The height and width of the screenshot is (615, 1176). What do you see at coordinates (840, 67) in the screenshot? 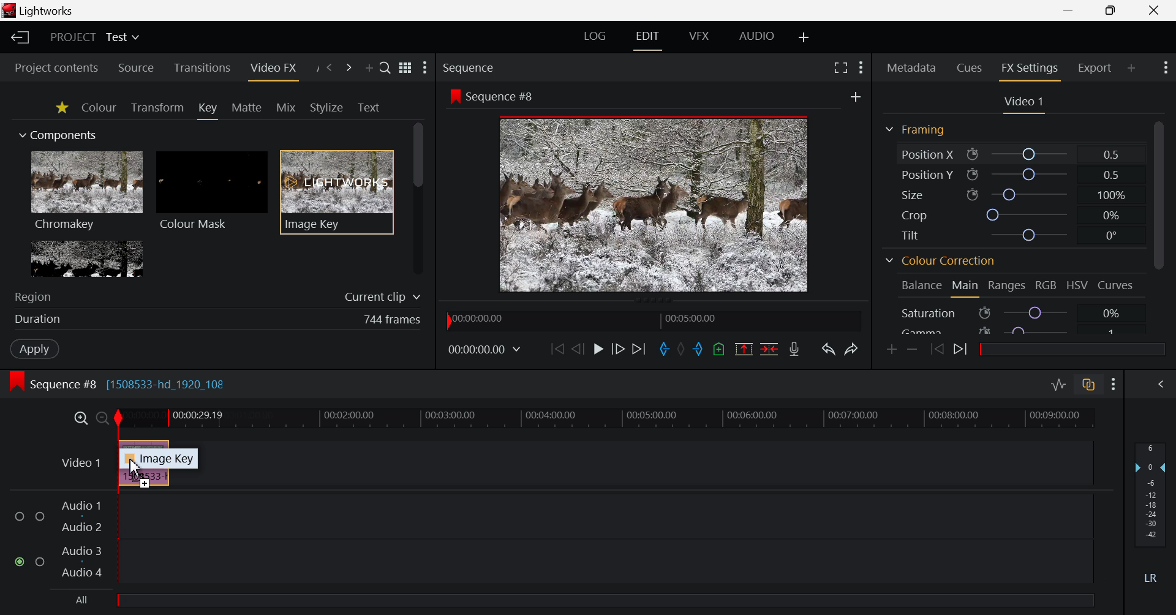
I see `Full Screen` at bounding box center [840, 67].